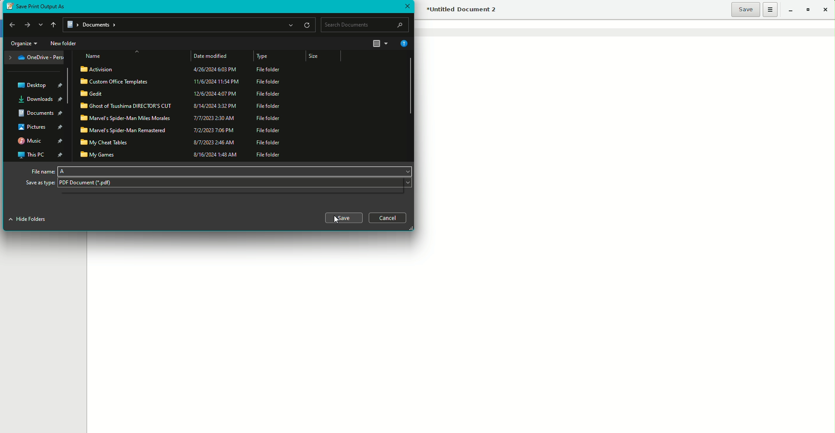 Image resolution: width=835 pixels, height=433 pixels. I want to click on Move up, so click(52, 25).